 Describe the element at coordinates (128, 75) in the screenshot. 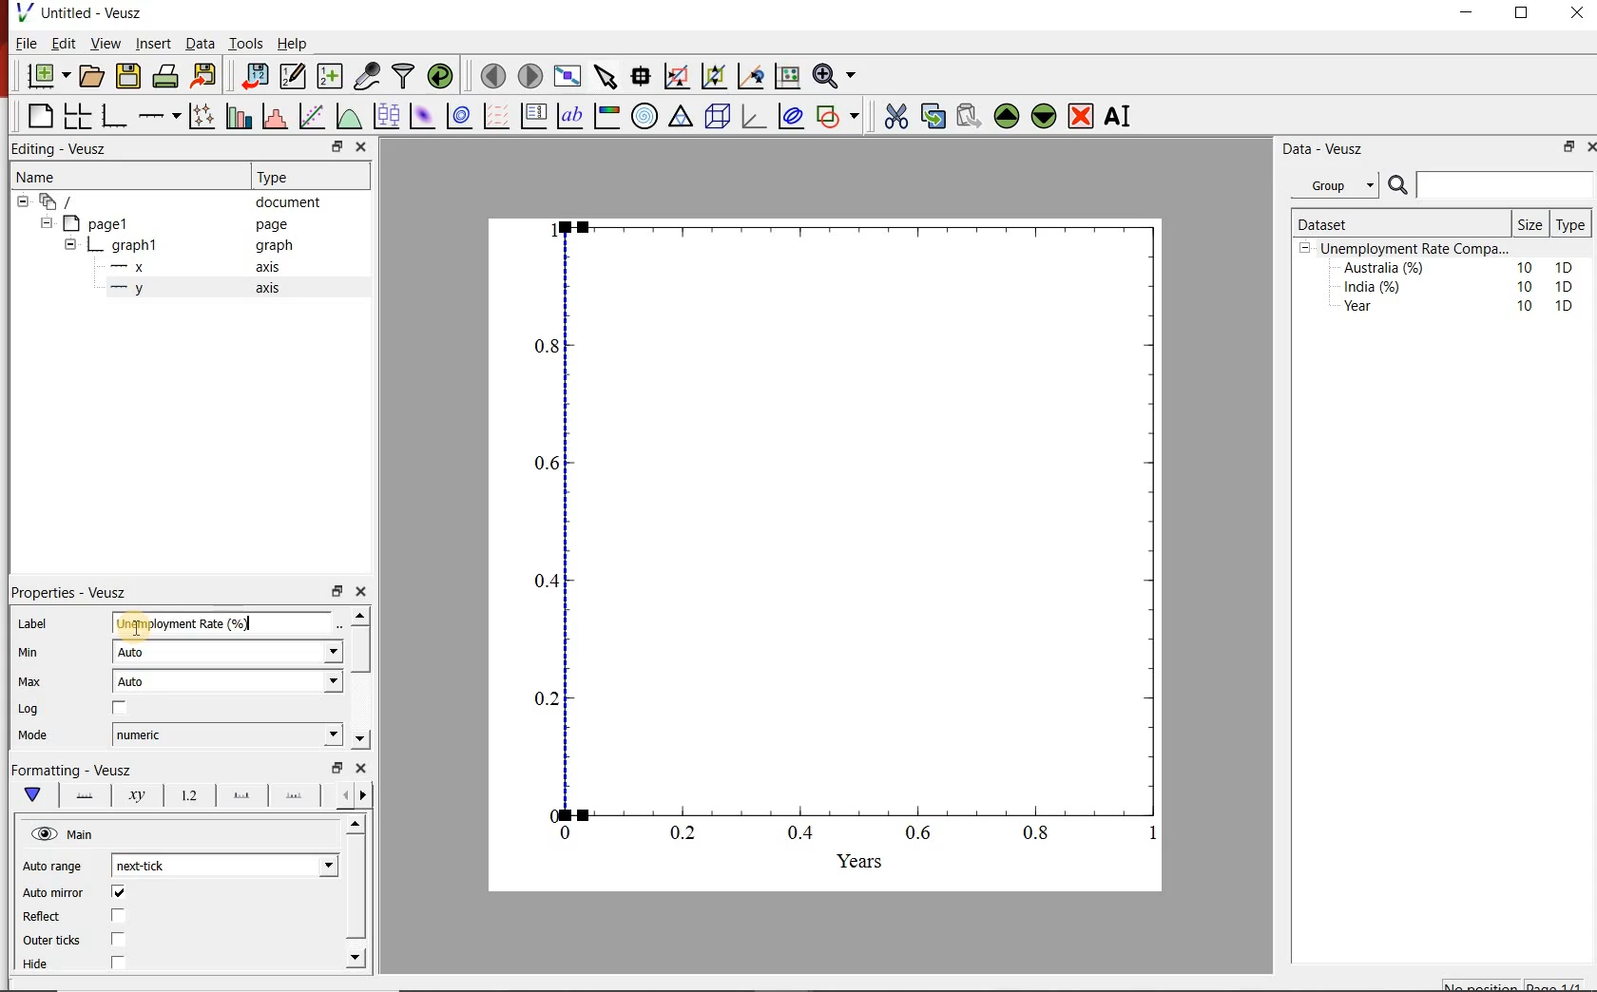

I see `save document` at that location.